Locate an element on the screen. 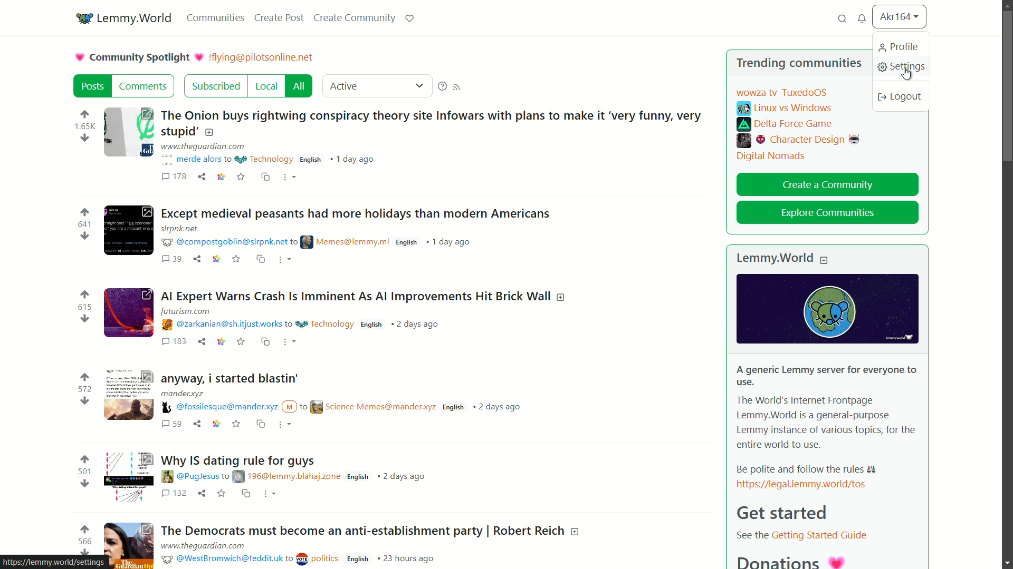 Image resolution: width=1013 pixels, height=569 pixels. local is located at coordinates (268, 86).